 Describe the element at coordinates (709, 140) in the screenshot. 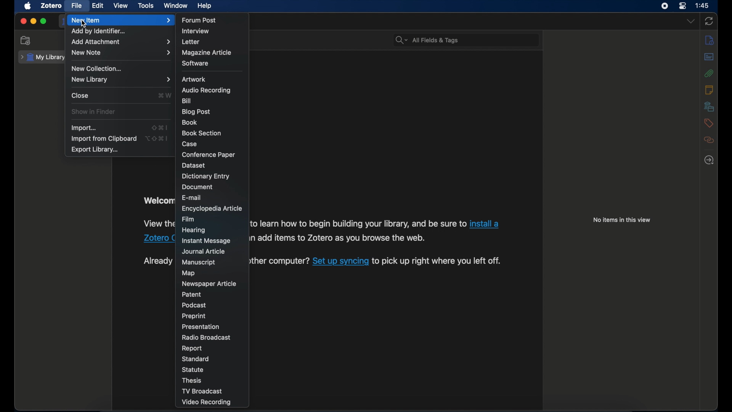

I see `related` at that location.